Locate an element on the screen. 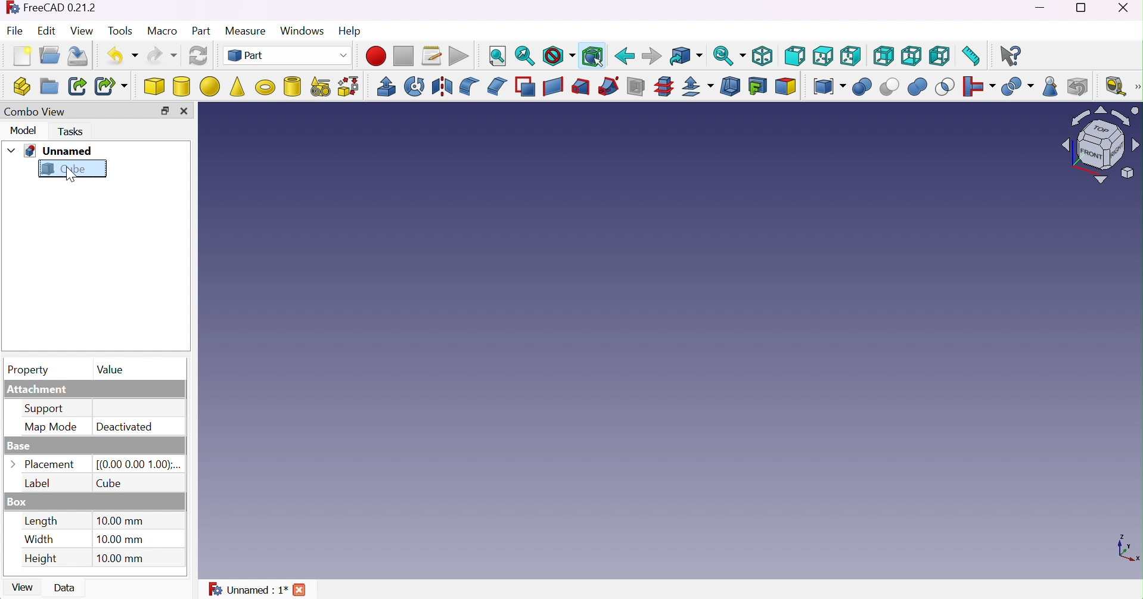 The width and height of the screenshot is (1143, 599). Torus is located at coordinates (265, 87).